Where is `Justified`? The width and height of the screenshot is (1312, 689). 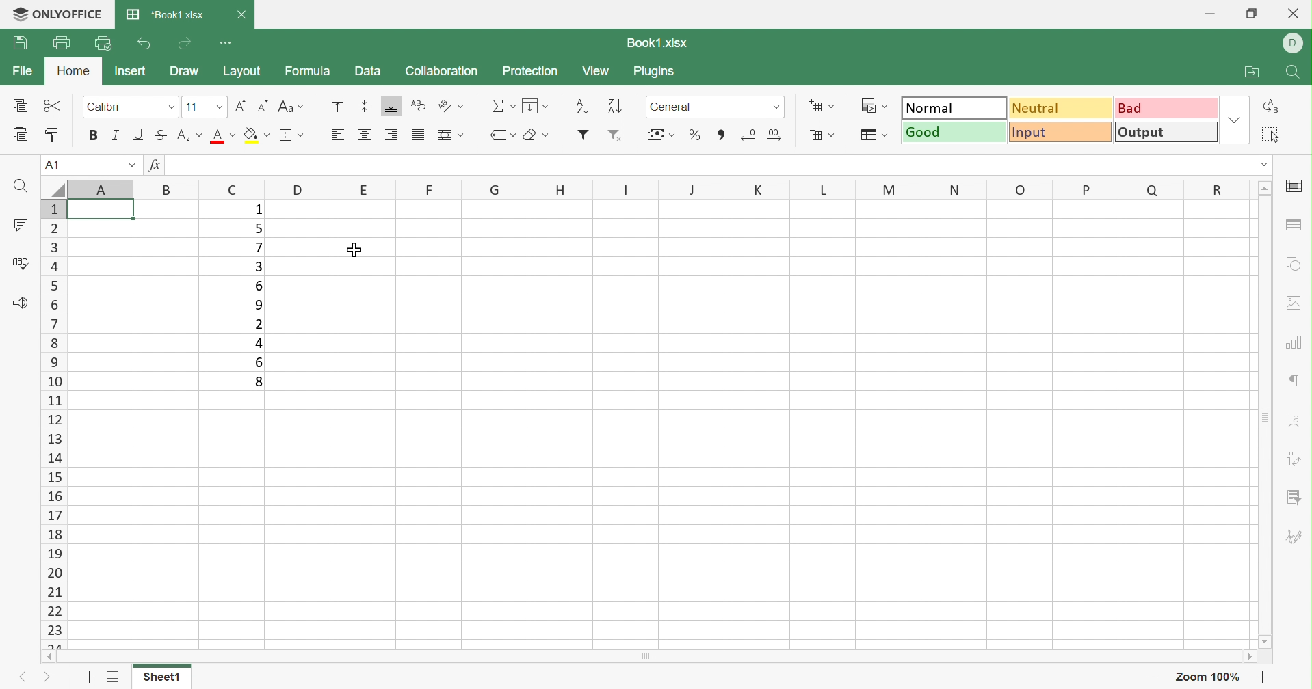
Justified is located at coordinates (417, 135).